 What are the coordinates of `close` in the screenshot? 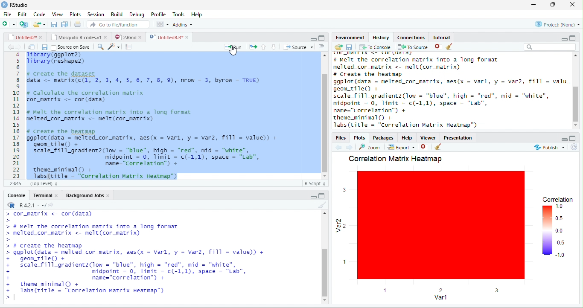 It's located at (436, 47).